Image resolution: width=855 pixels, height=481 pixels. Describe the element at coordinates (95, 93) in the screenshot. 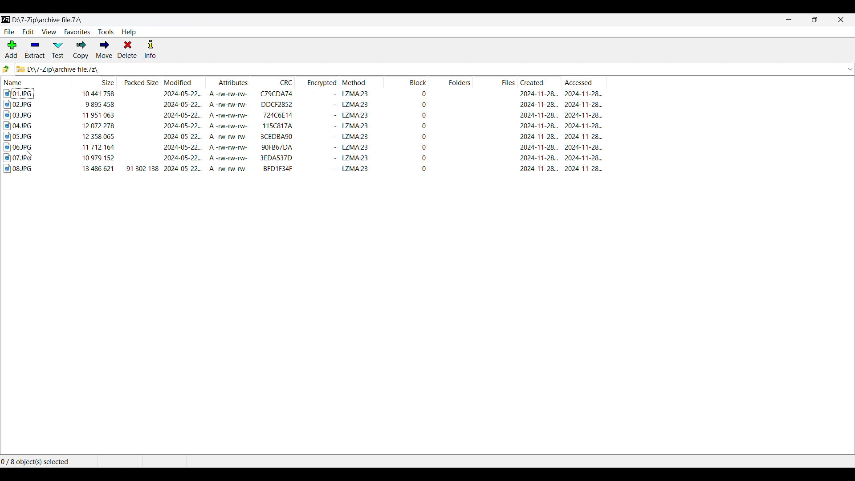

I see `size` at that location.